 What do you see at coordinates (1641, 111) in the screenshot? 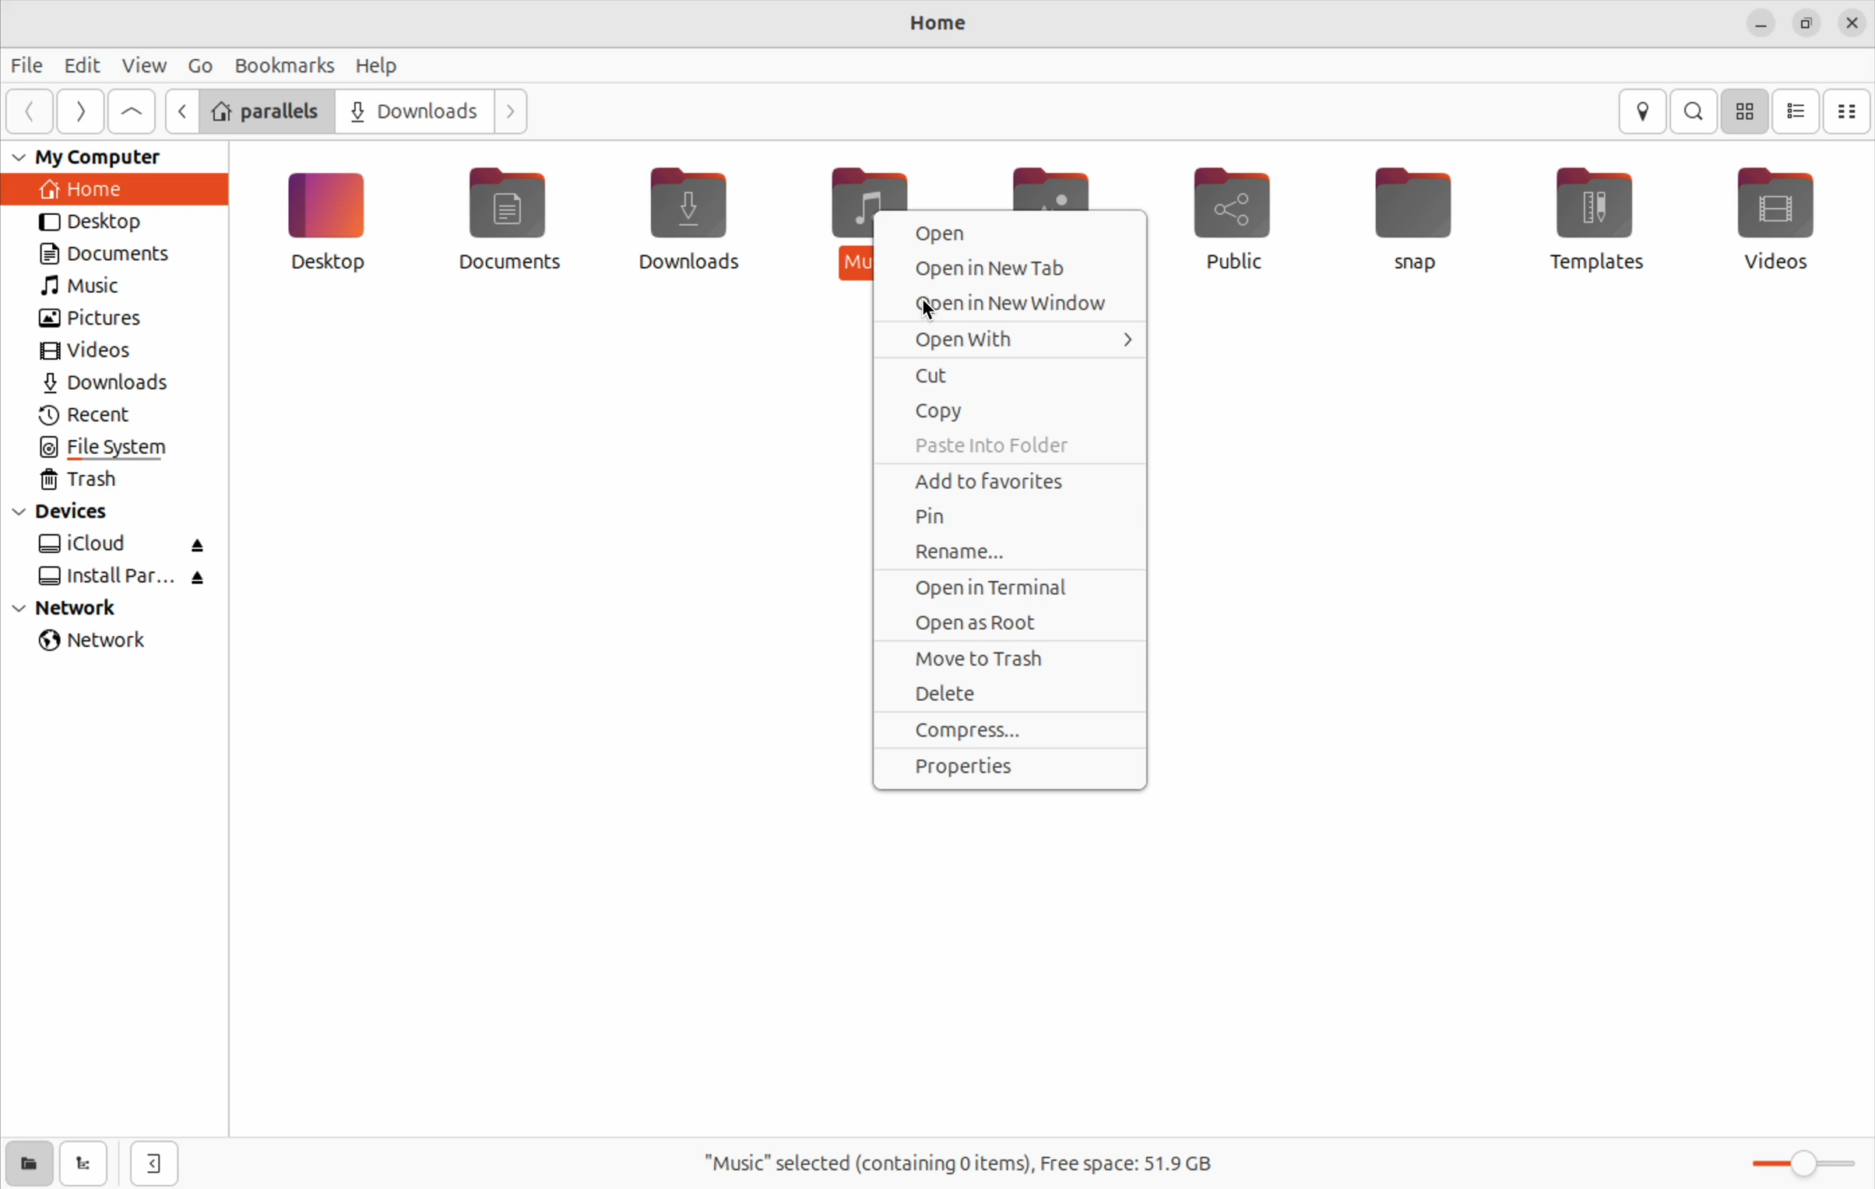
I see `location` at bounding box center [1641, 111].